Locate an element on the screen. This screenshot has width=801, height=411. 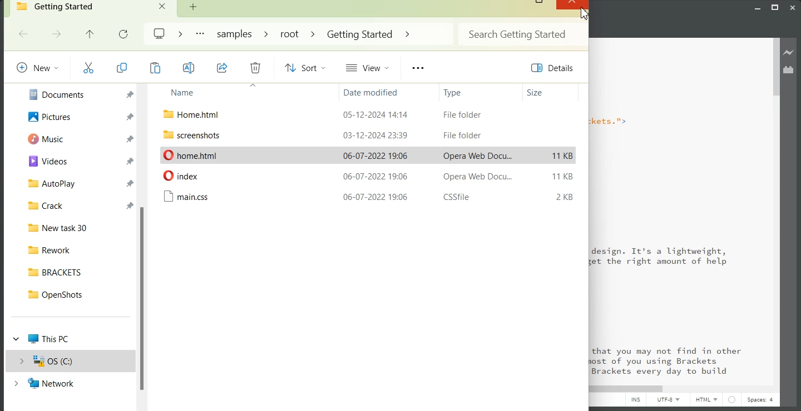
Size is located at coordinates (548, 93).